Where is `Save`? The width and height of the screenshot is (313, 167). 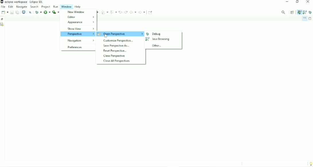 Save is located at coordinates (11, 12).